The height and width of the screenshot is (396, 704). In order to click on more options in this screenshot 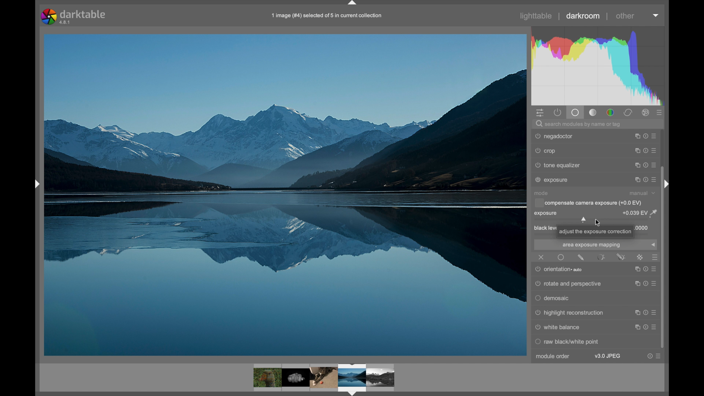, I will do `click(646, 180)`.